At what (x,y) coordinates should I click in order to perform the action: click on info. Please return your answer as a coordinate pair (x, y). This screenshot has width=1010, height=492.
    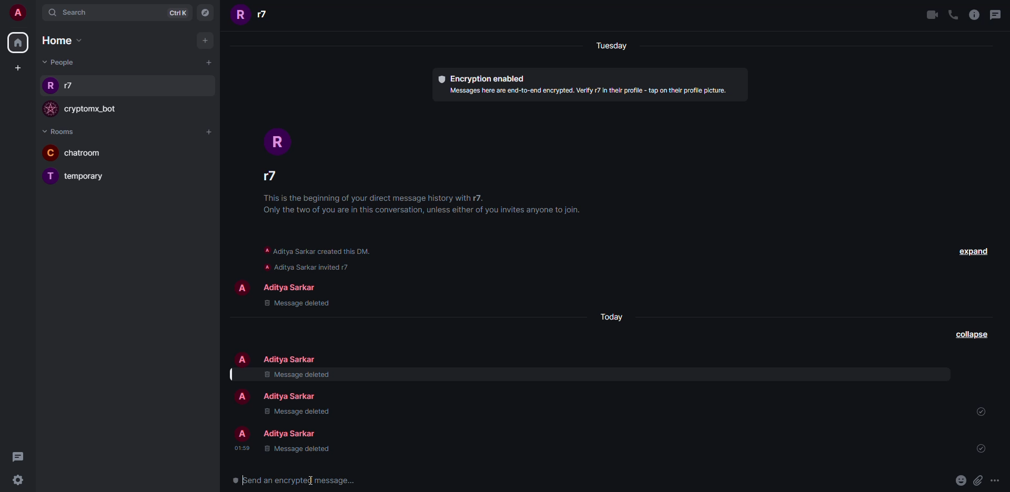
    Looking at the image, I should click on (974, 15).